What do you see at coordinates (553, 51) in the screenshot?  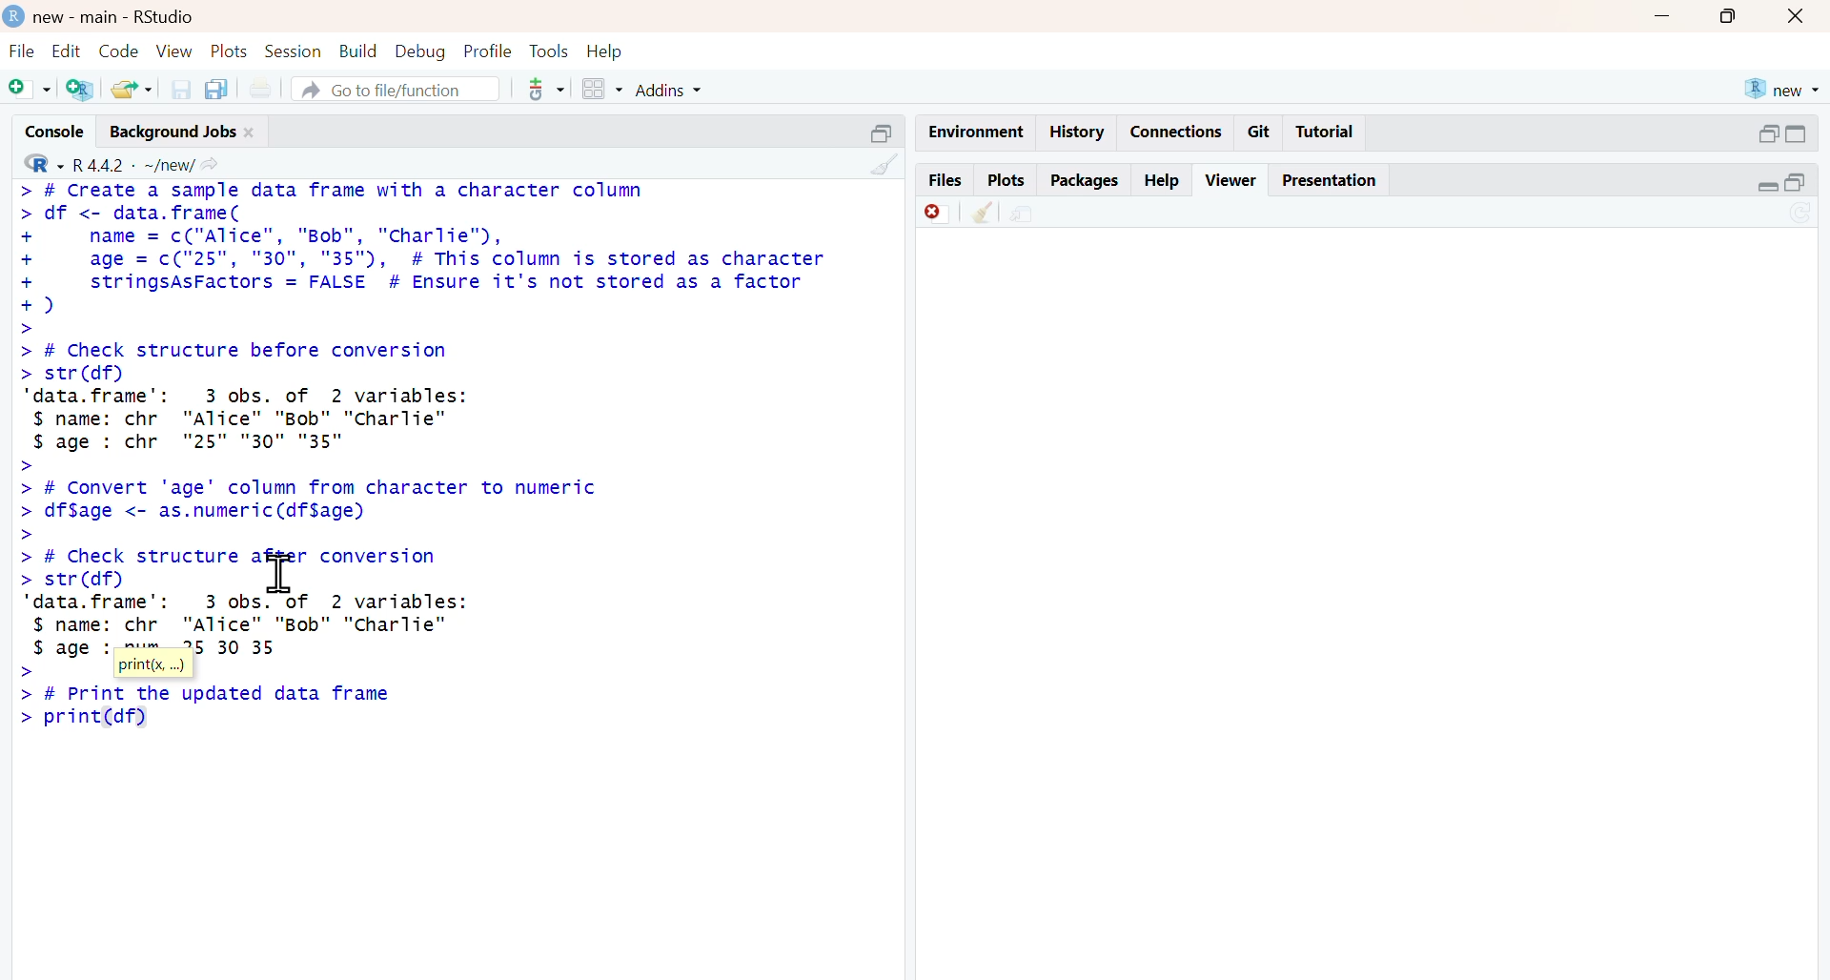 I see `tools` at bounding box center [553, 51].